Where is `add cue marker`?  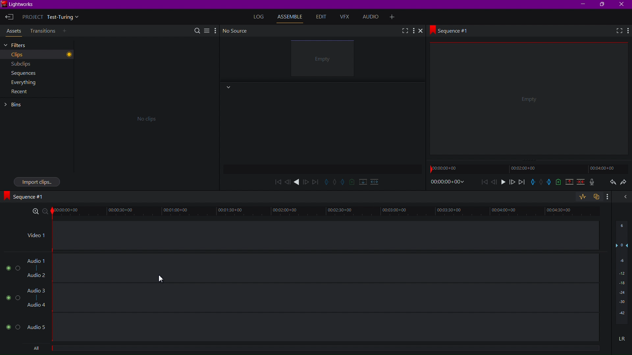 add cue marker is located at coordinates (352, 182).